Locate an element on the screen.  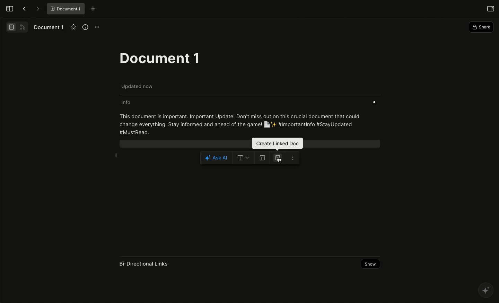
Updated now is located at coordinates (138, 86).